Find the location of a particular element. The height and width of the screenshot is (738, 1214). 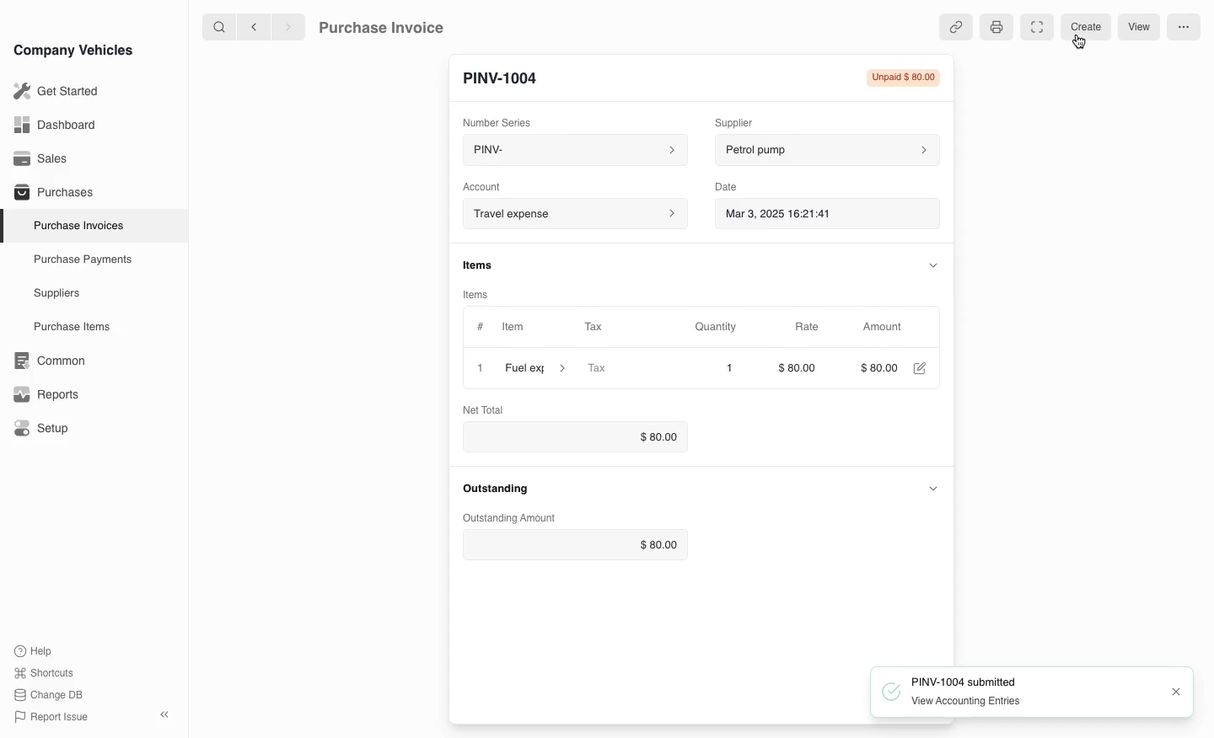

$000 is located at coordinates (882, 369).